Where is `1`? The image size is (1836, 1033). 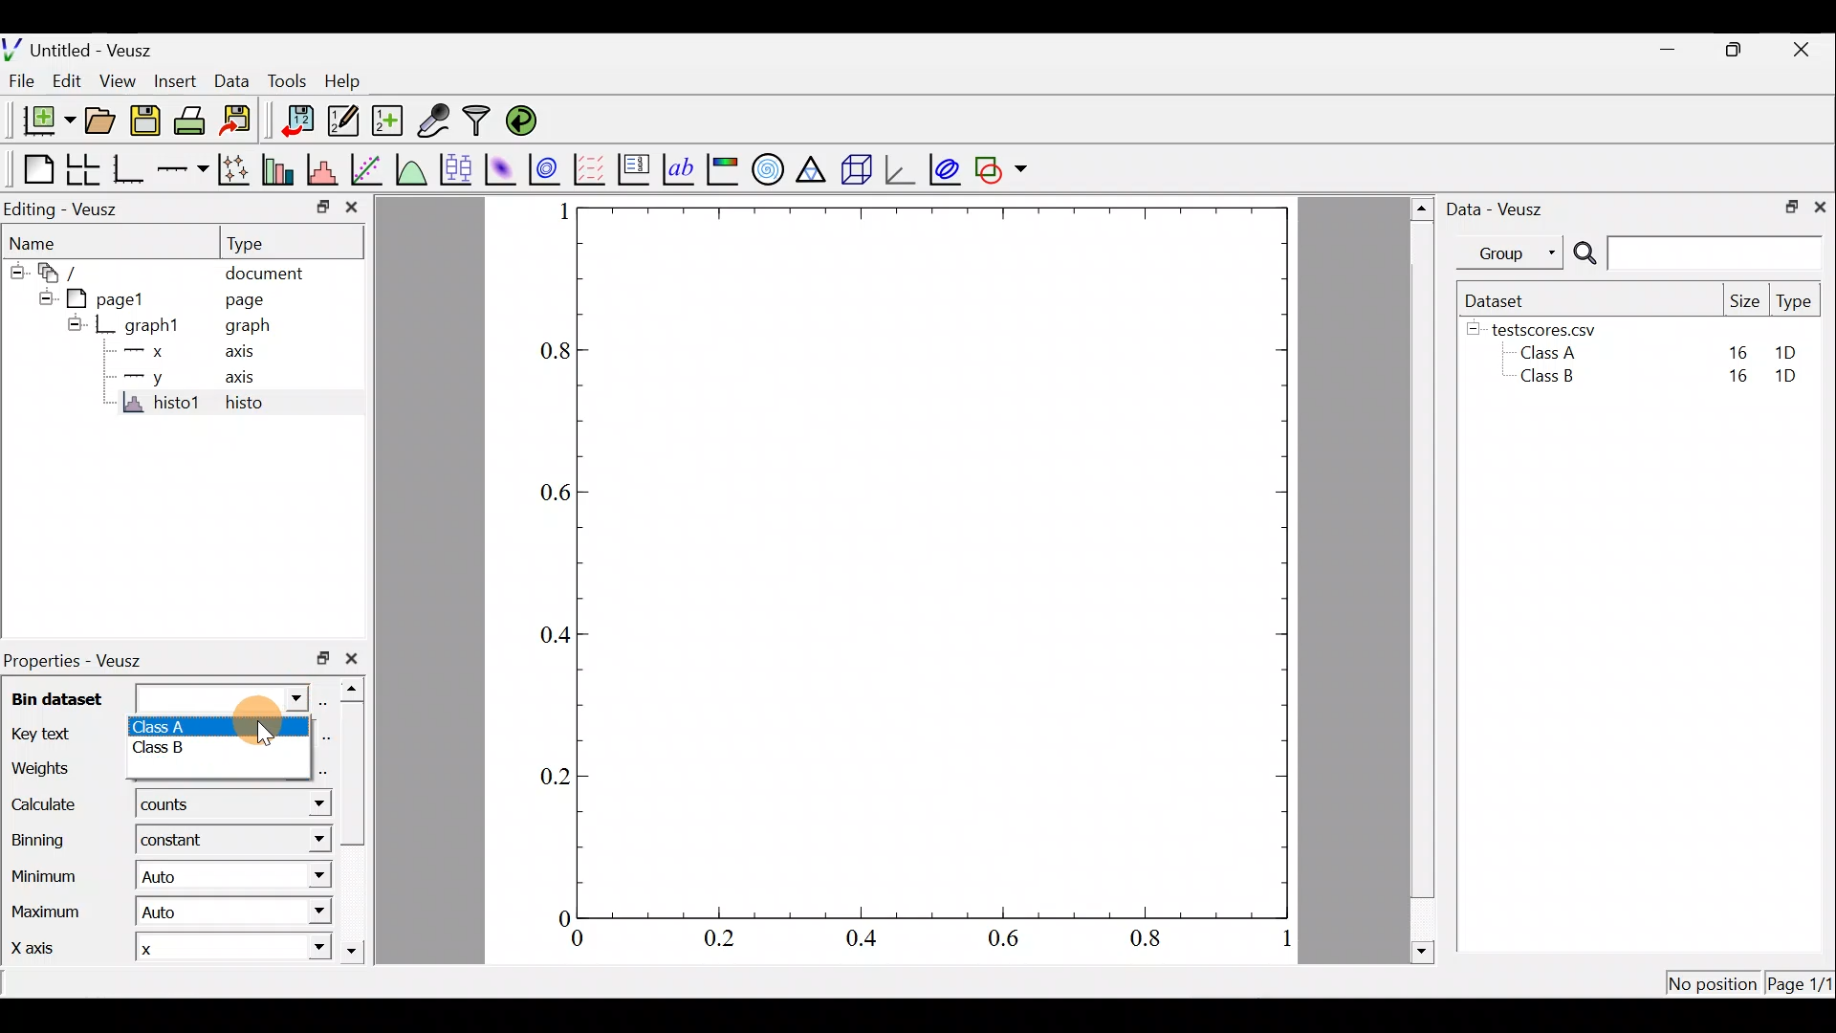
1 is located at coordinates (556, 214).